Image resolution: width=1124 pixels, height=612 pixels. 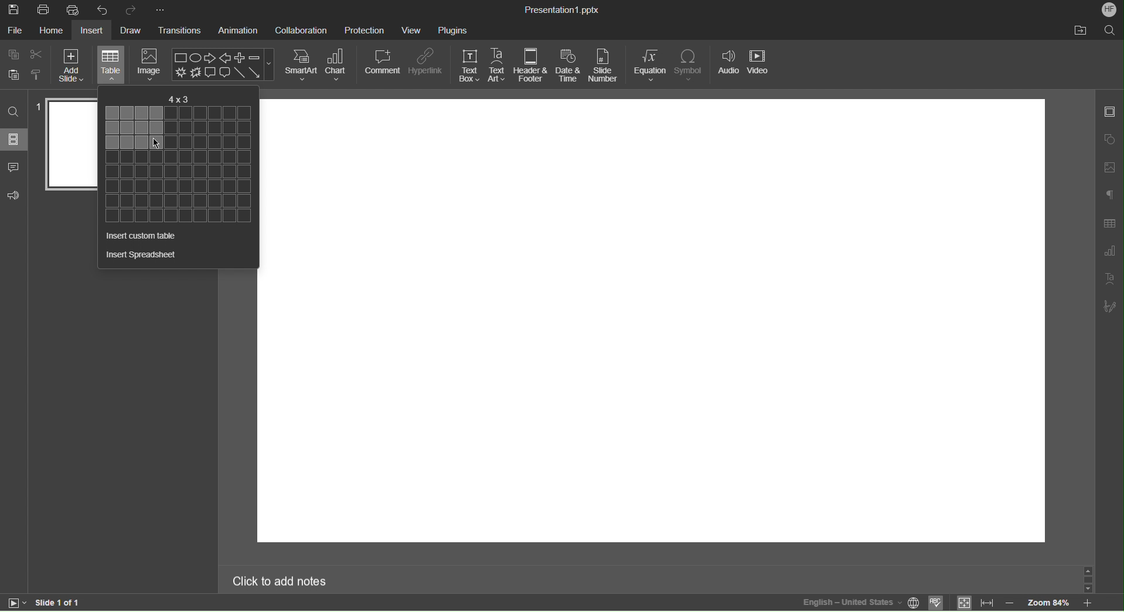 I want to click on Collaboration, so click(x=300, y=30).